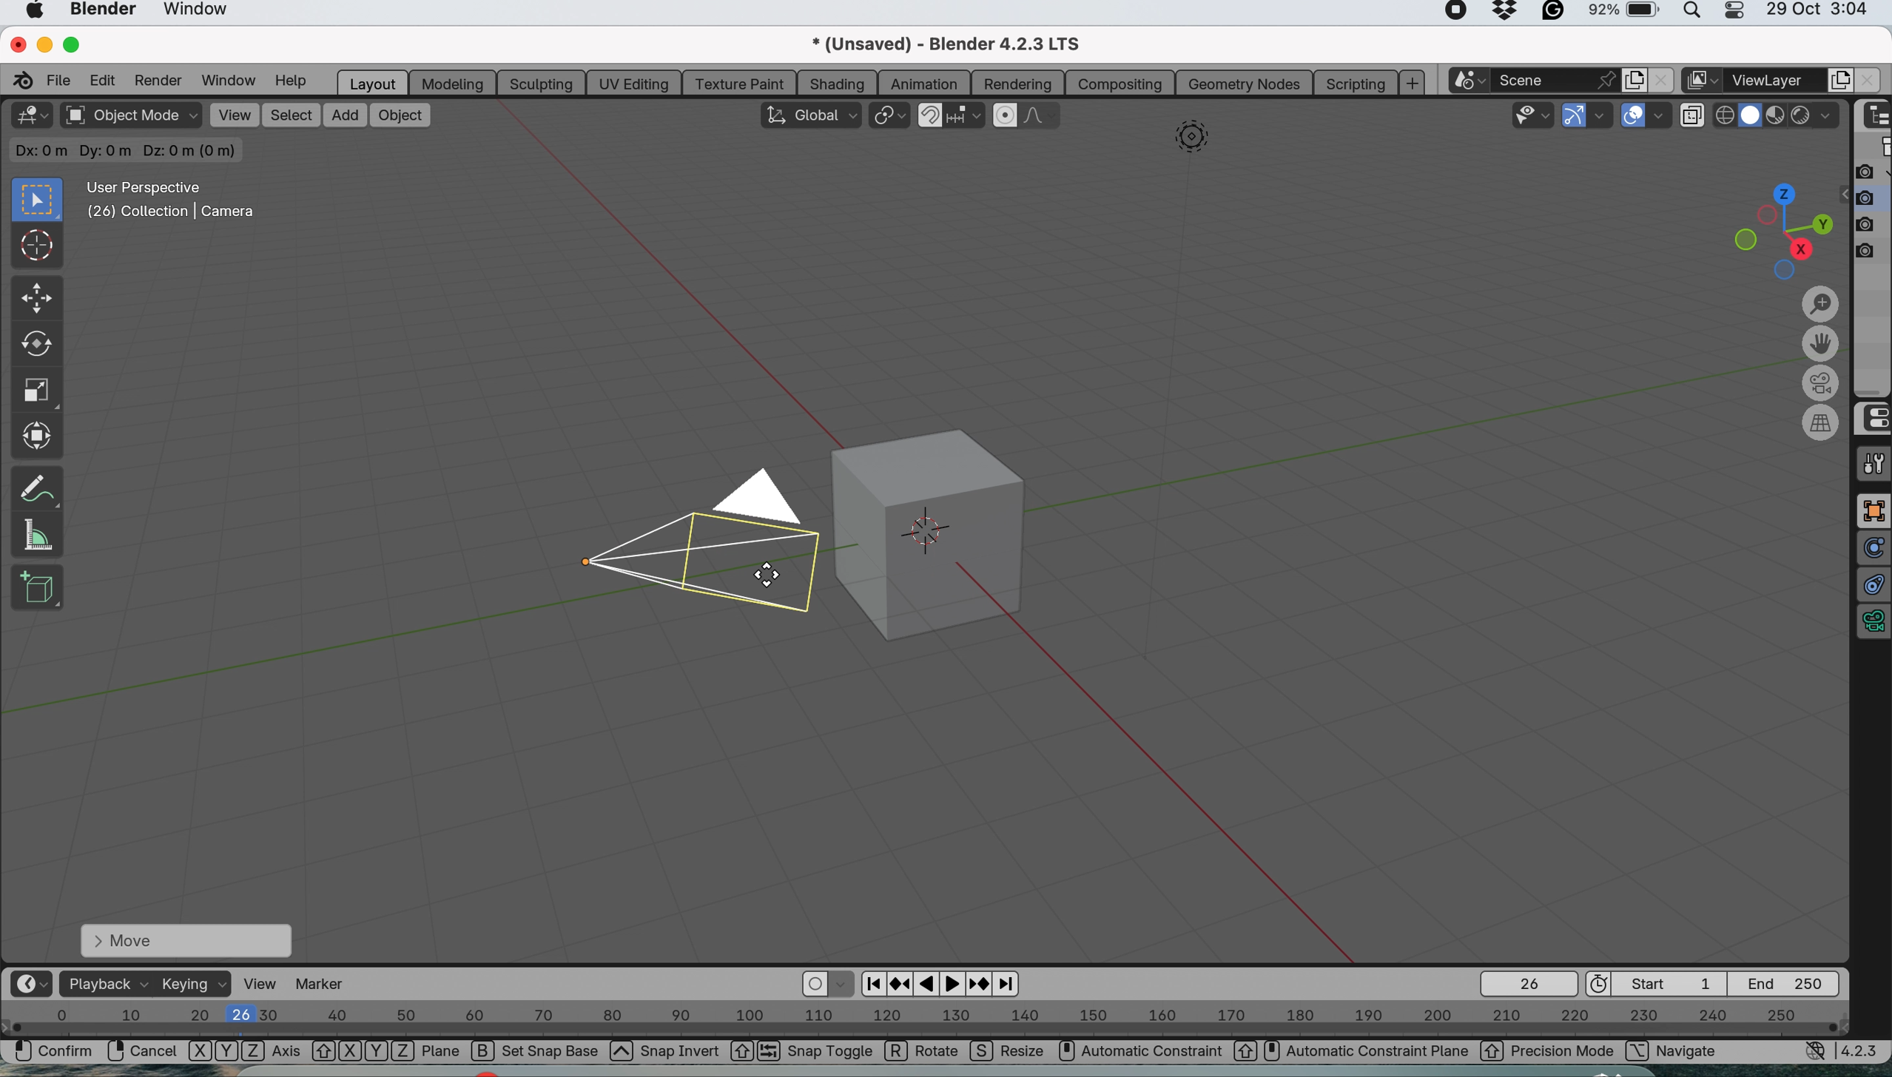  Describe the element at coordinates (36, 533) in the screenshot. I see `measure` at that location.